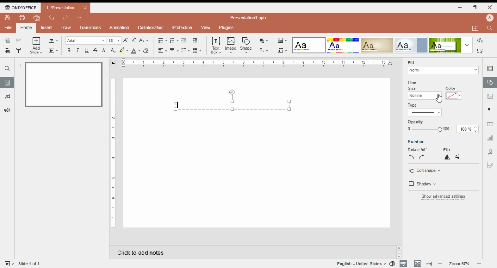 The width and height of the screenshot is (497, 268). What do you see at coordinates (417, 141) in the screenshot?
I see `rotation` at bounding box center [417, 141].